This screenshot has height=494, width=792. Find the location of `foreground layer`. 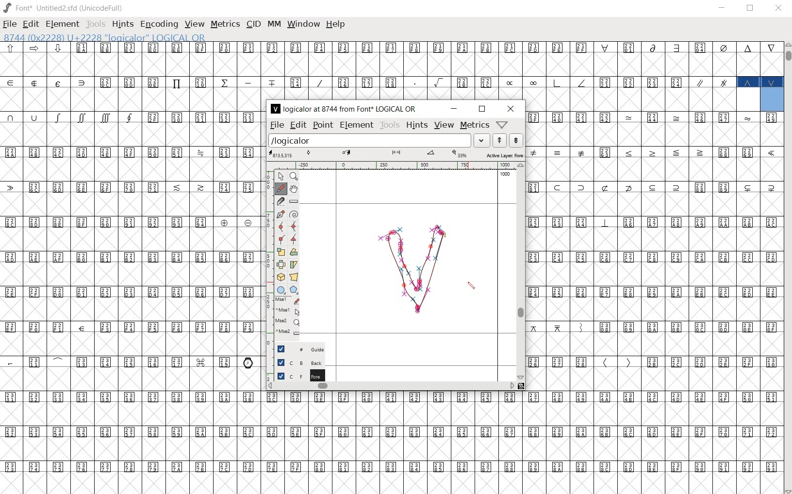

foreground layer is located at coordinates (296, 375).